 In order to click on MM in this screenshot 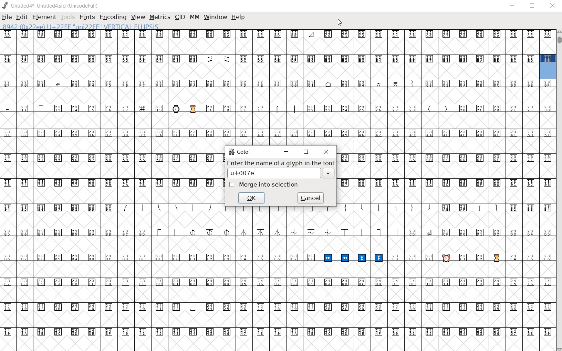, I will do `click(194, 18)`.